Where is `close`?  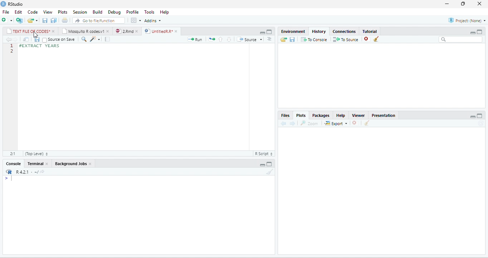 close is located at coordinates (91, 164).